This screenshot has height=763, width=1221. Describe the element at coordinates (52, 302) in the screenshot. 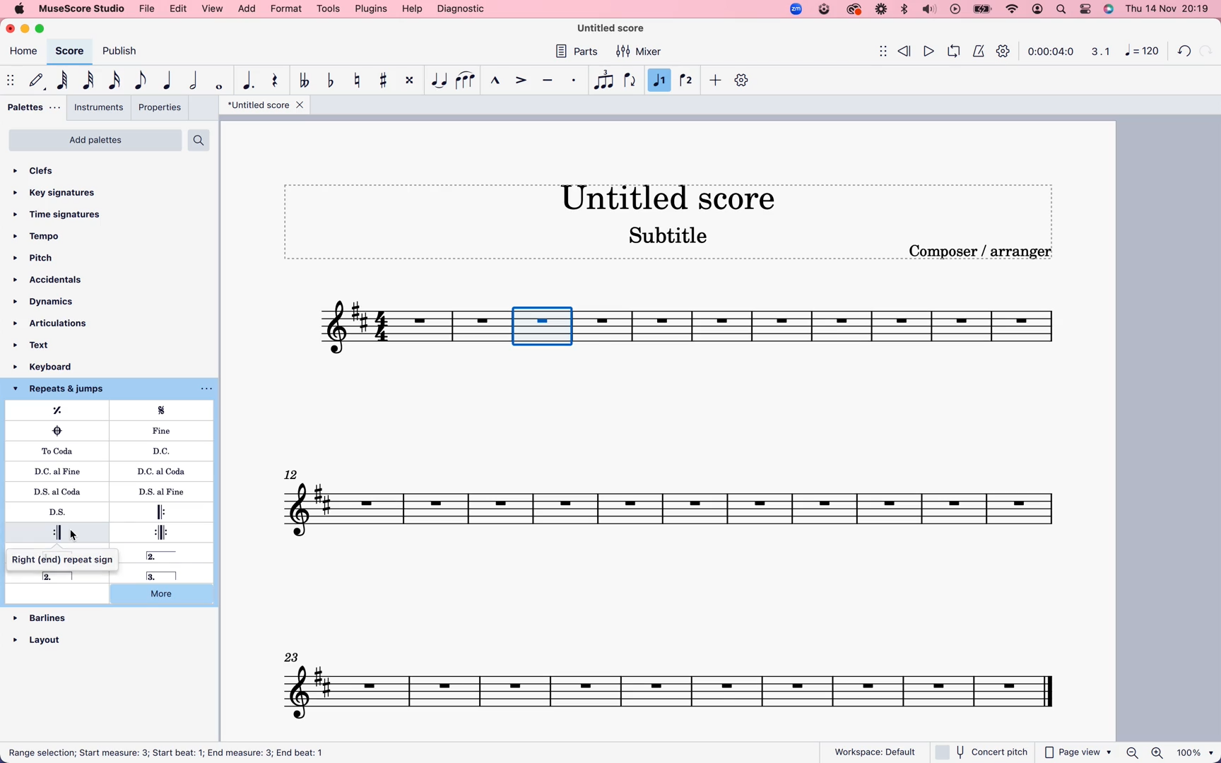

I see `dynamics` at that location.